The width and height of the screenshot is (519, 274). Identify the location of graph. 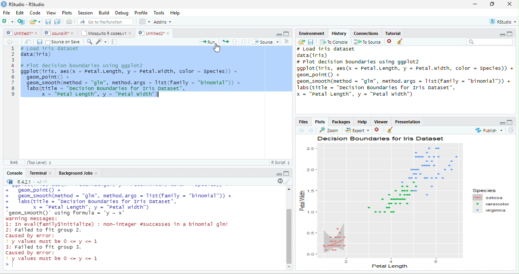
(389, 200).